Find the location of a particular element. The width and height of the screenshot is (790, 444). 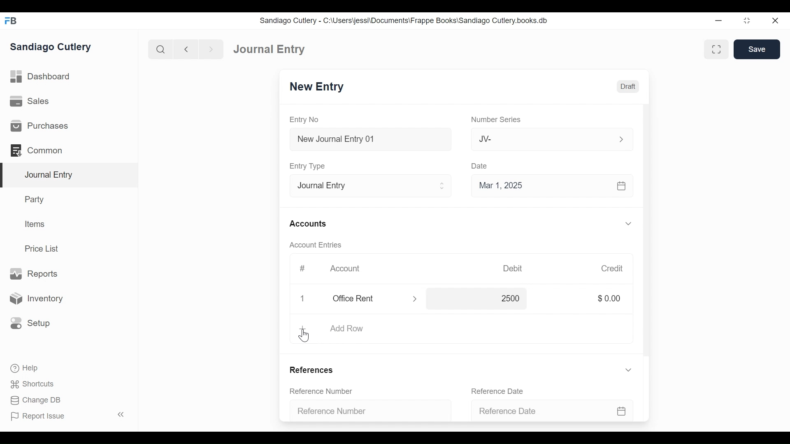

Reference Date is located at coordinates (559, 411).